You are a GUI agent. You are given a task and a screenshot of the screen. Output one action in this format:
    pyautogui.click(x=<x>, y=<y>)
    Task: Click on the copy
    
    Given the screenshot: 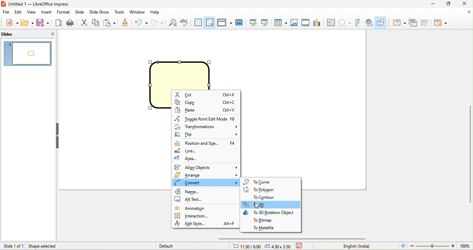 What is the action you would take?
    pyautogui.click(x=96, y=22)
    